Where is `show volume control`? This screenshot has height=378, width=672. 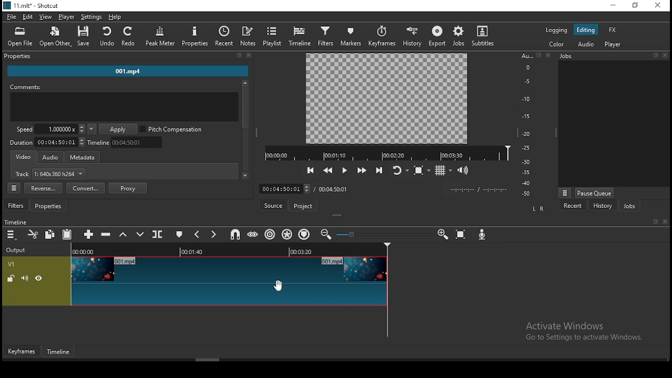
show volume control is located at coordinates (464, 169).